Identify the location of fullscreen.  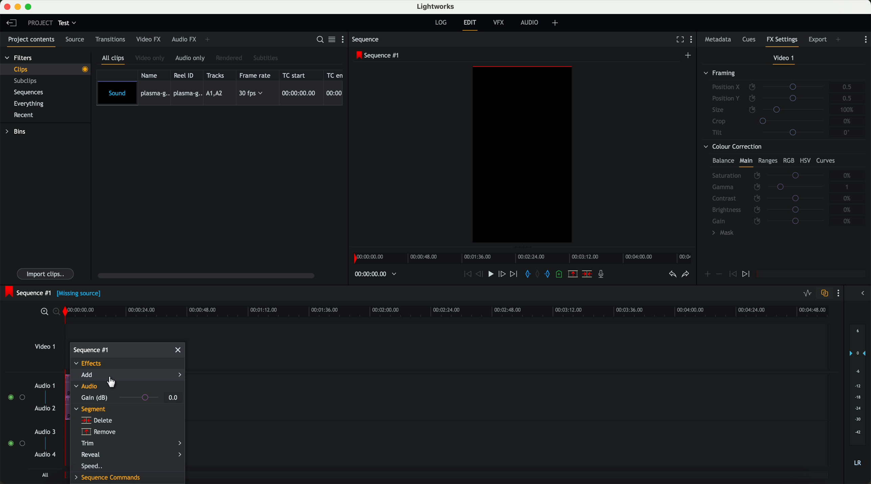
(679, 40).